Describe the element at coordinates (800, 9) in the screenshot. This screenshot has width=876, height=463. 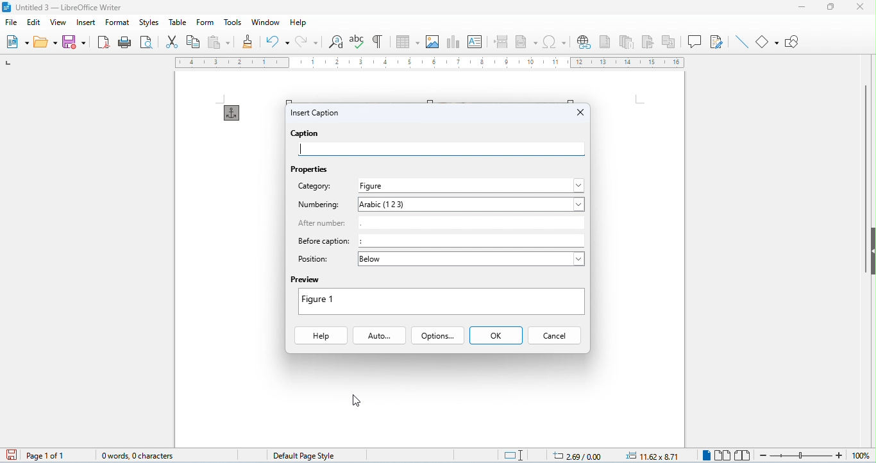
I see `minimize` at that location.